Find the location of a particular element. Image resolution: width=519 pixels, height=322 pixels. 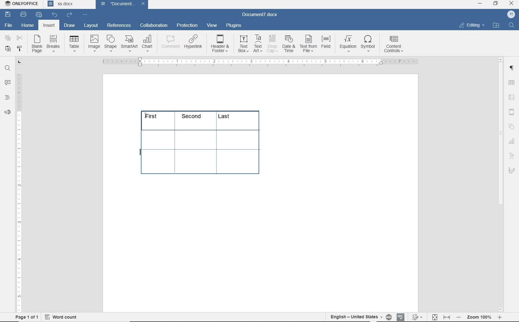

FIND is located at coordinates (512, 25).